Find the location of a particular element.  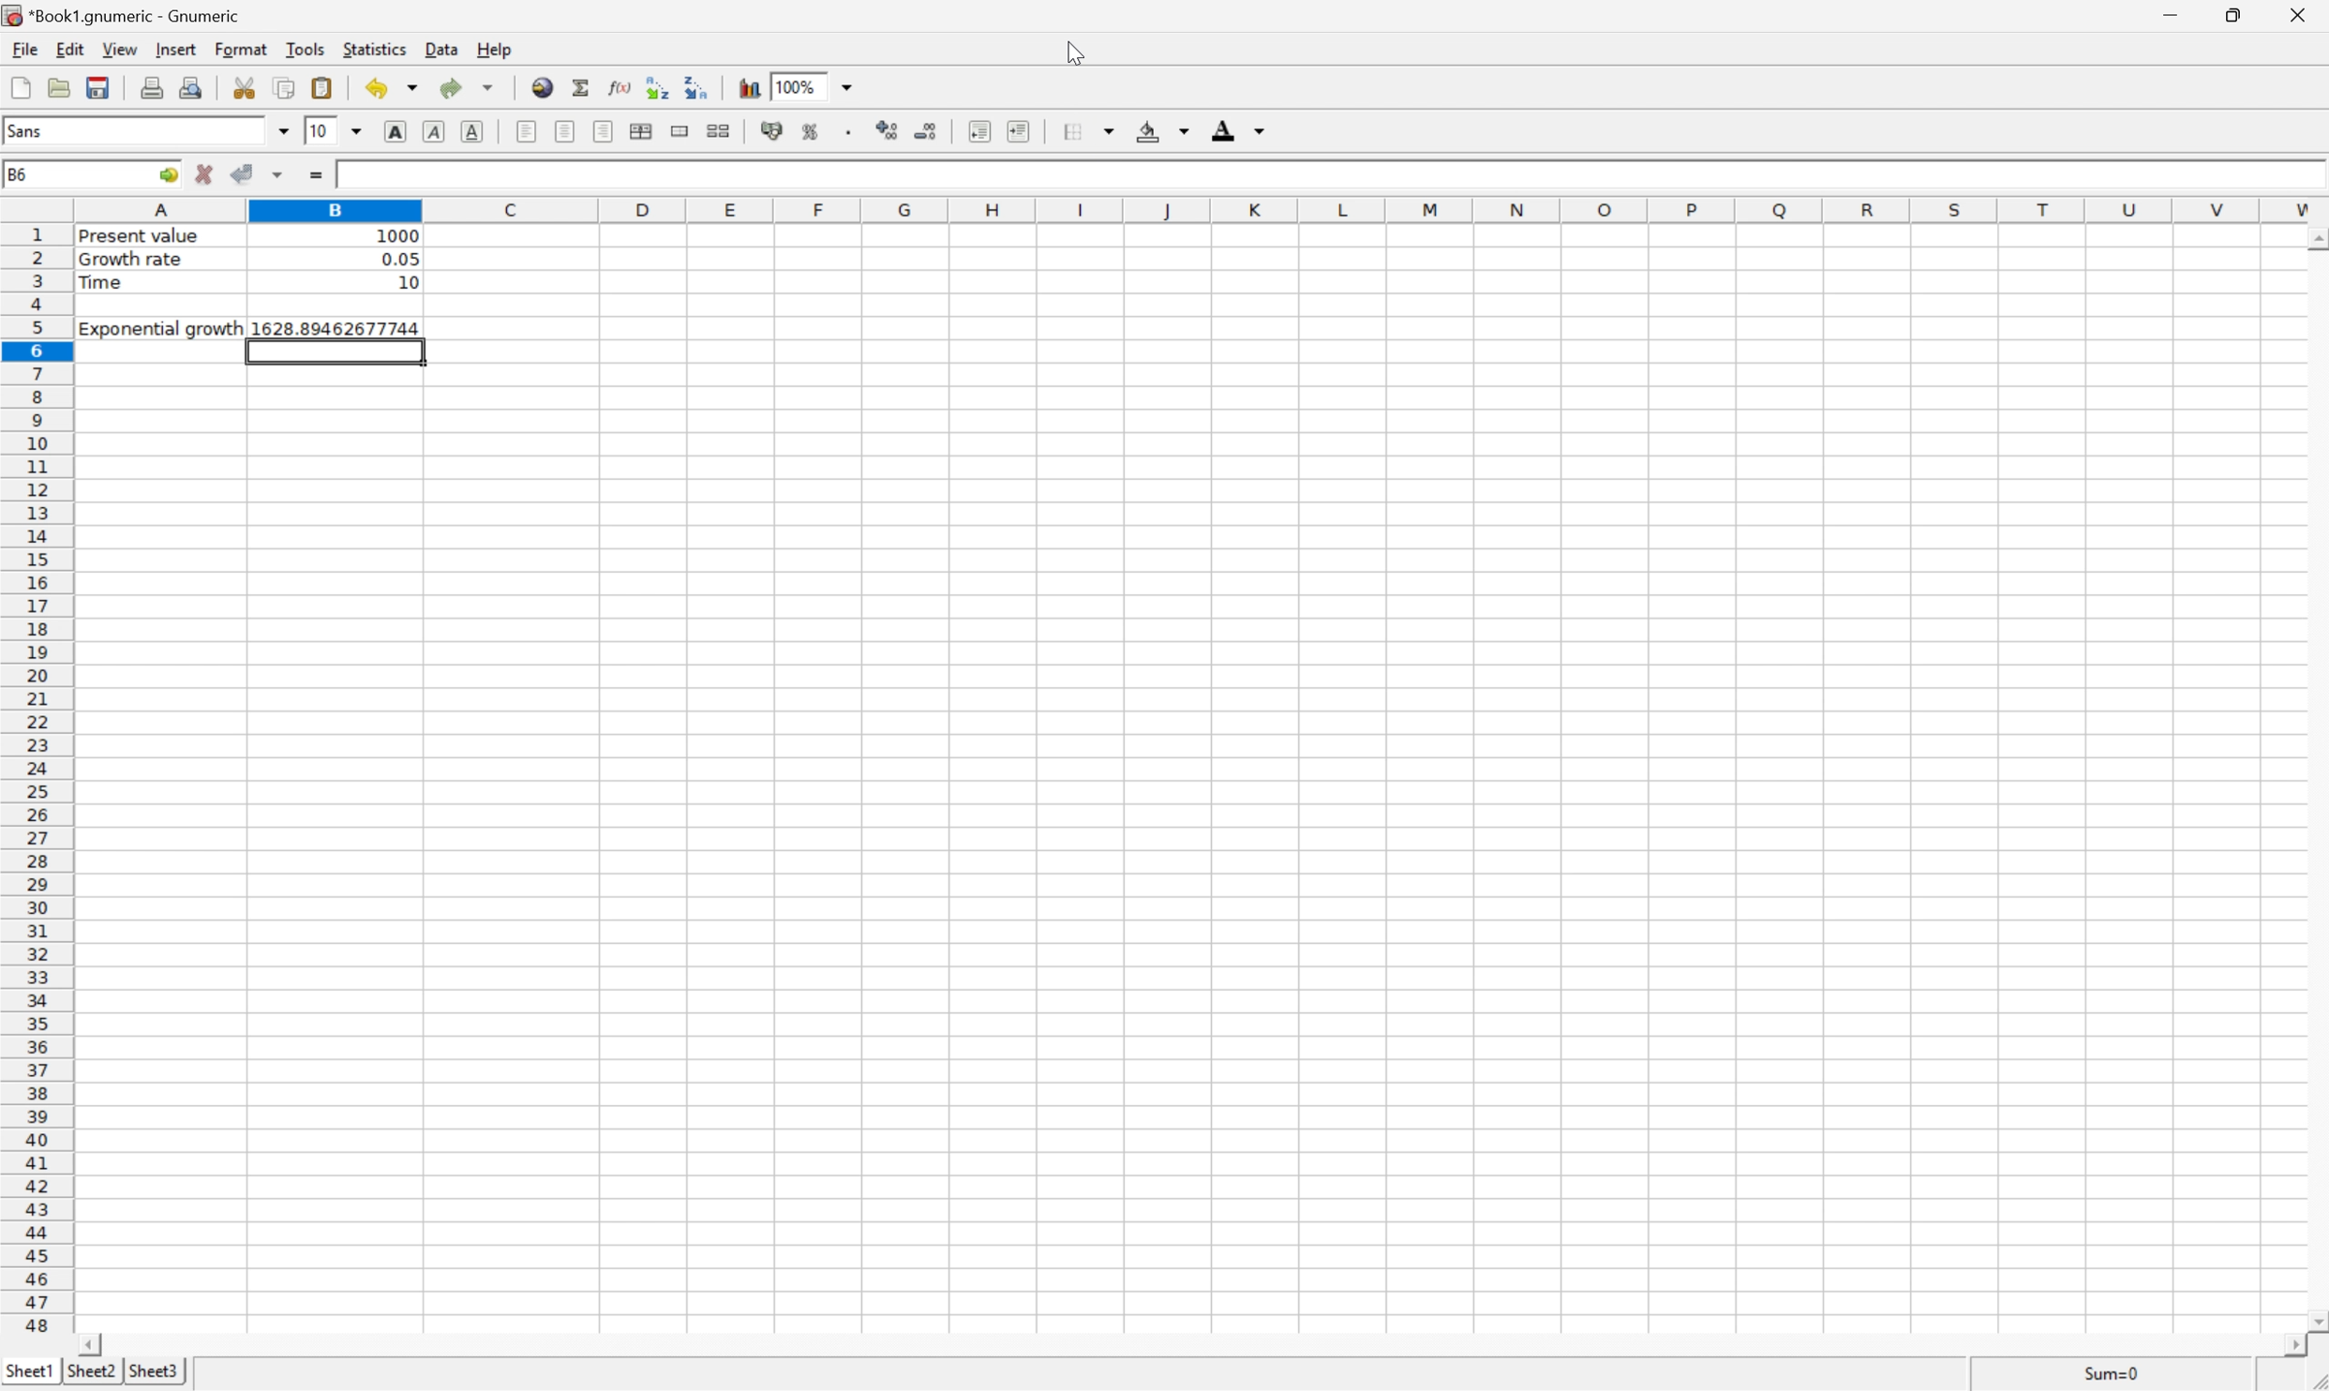

Drop Down is located at coordinates (283, 132).